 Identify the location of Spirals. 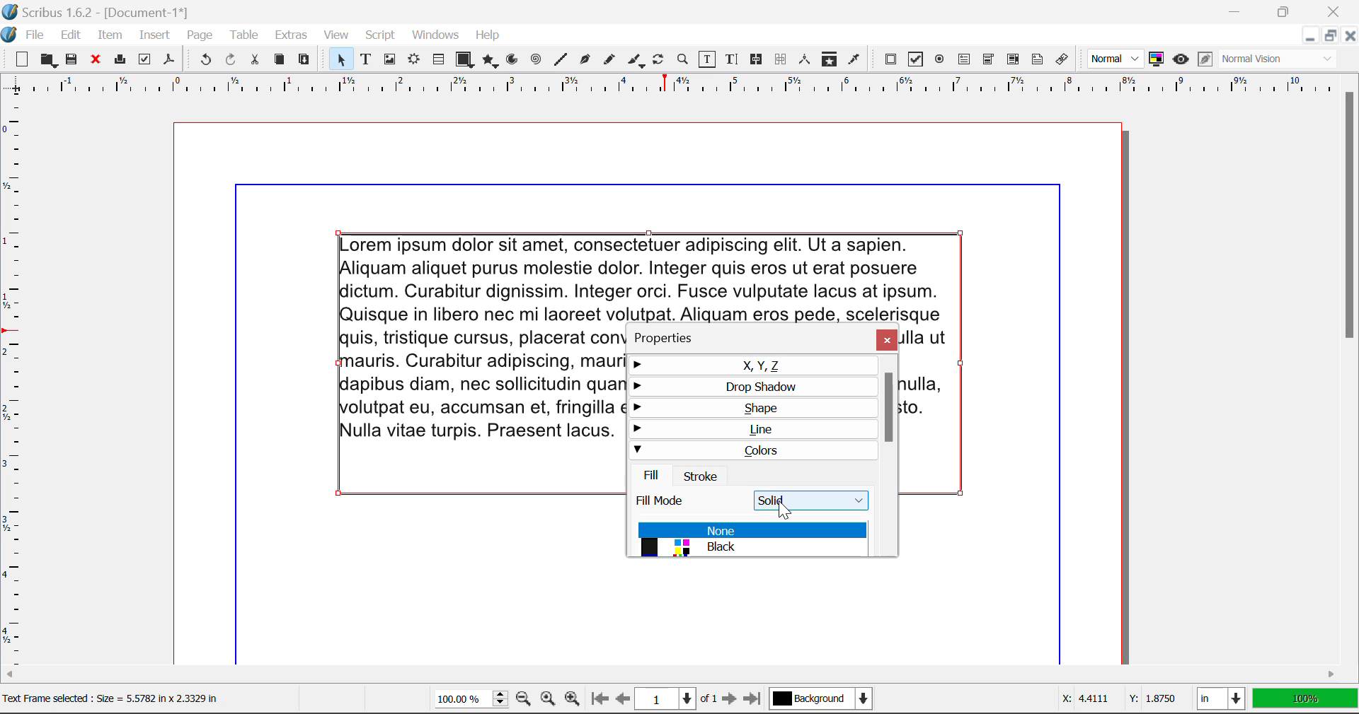
(535, 61).